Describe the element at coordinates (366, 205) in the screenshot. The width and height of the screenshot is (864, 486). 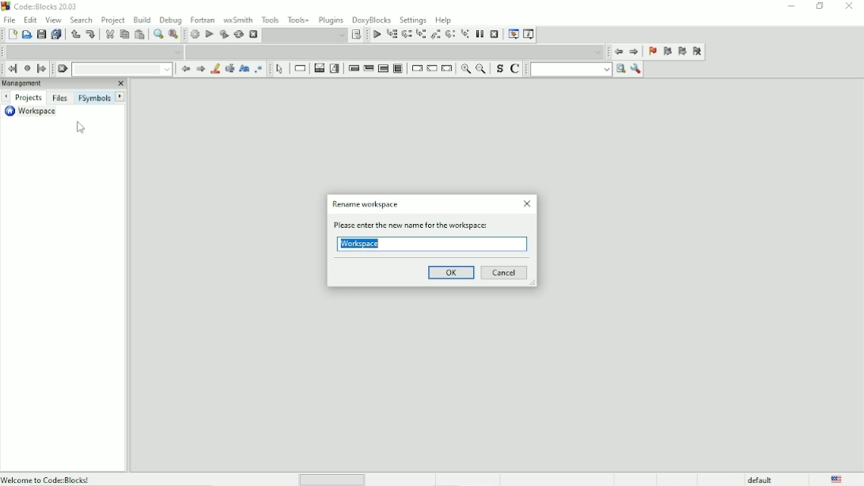
I see `Rename workspace` at that location.